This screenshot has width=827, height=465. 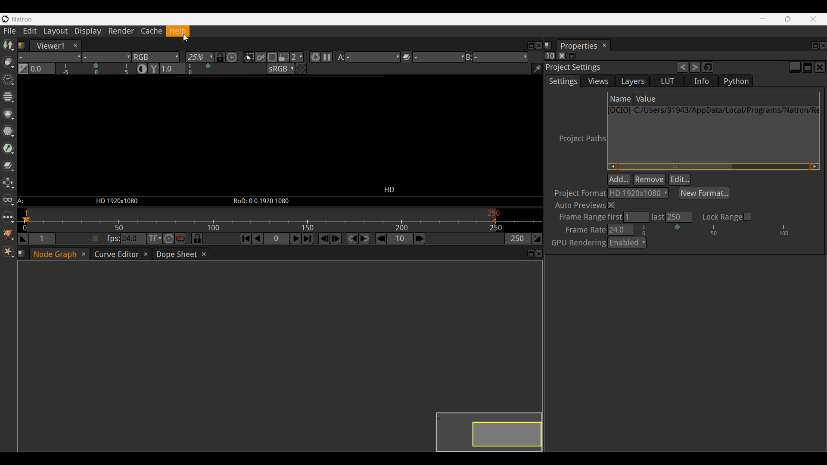 I want to click on First frame, so click(x=246, y=238).